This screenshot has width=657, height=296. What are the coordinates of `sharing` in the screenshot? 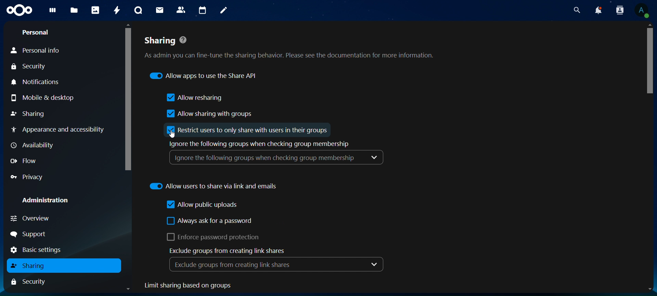 It's located at (31, 265).